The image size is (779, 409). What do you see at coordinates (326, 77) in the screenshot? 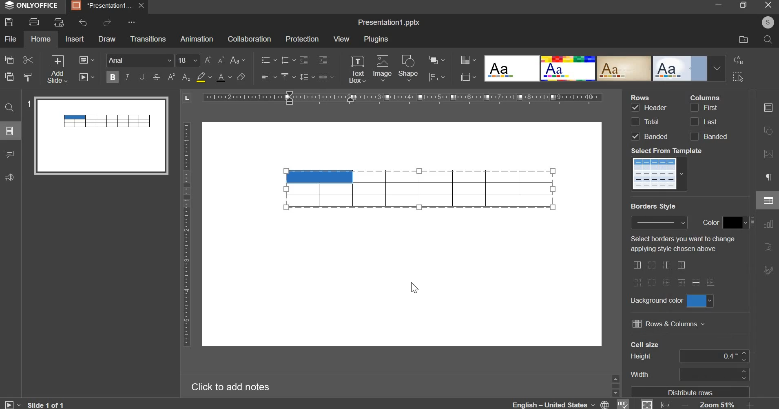
I see `justified` at bounding box center [326, 77].